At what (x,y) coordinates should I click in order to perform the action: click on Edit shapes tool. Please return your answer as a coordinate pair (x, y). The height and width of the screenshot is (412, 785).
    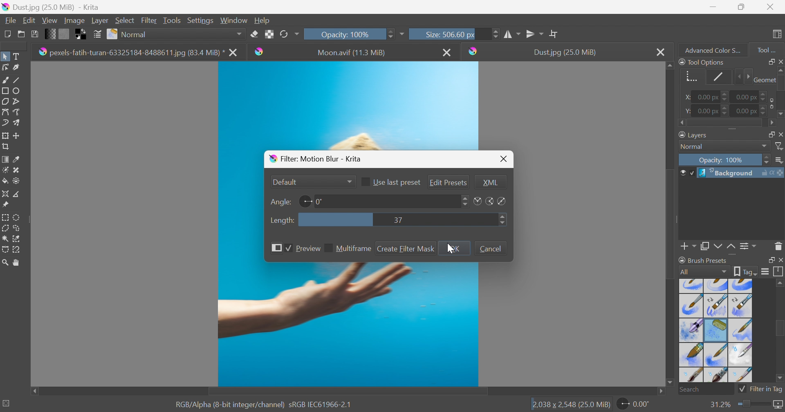
    Looking at the image, I should click on (5, 67).